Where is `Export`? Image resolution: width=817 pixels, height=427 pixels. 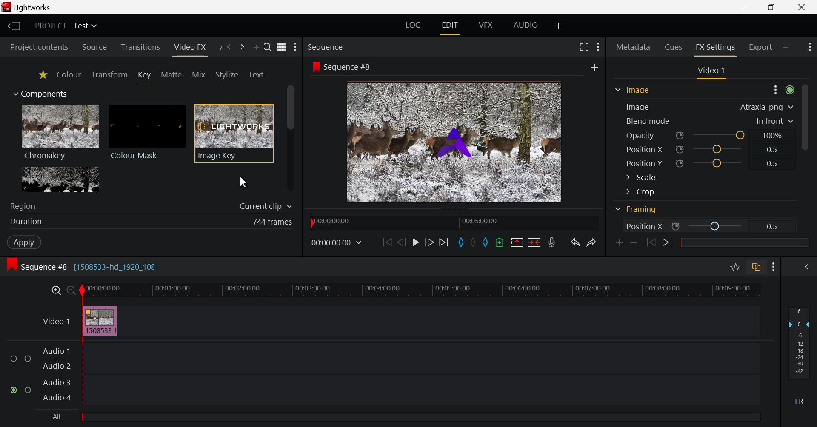
Export is located at coordinates (759, 47).